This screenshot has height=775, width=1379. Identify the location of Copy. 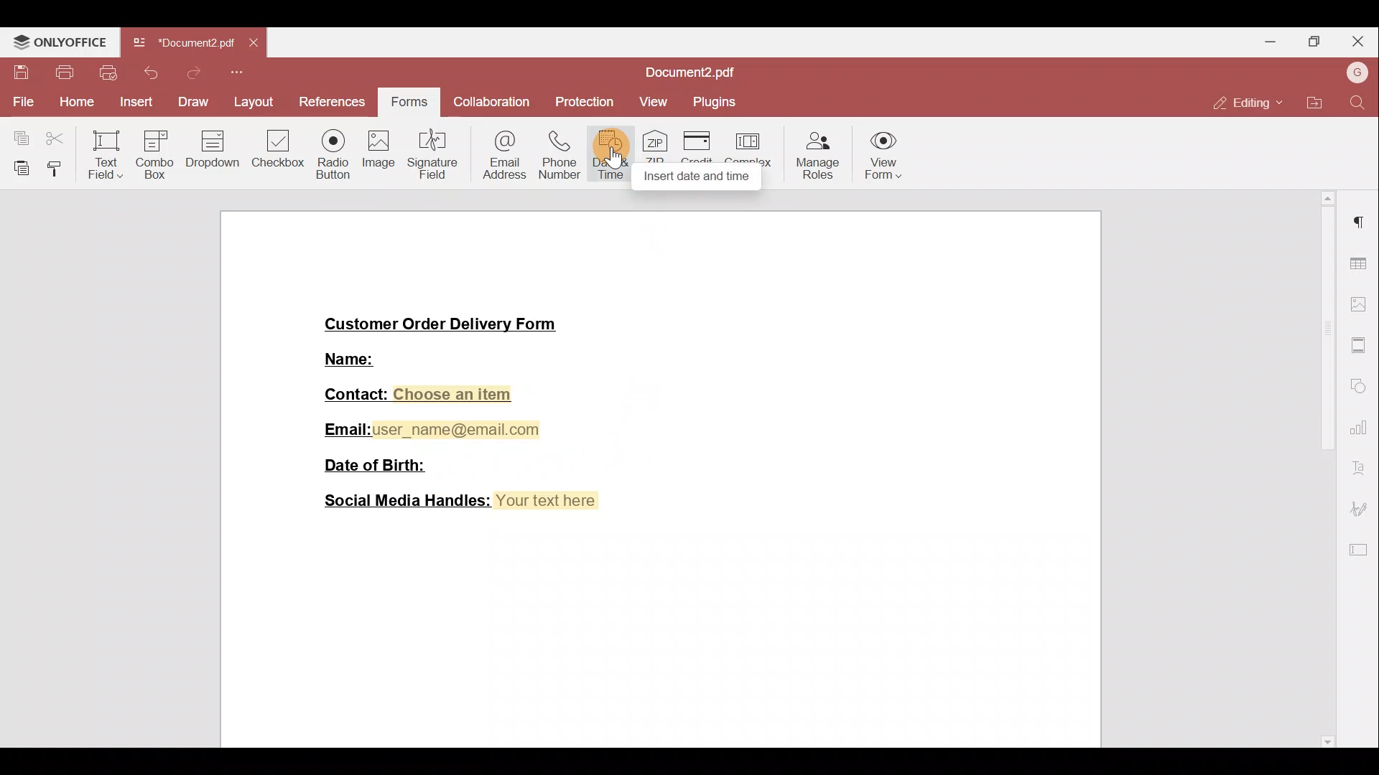
(18, 135).